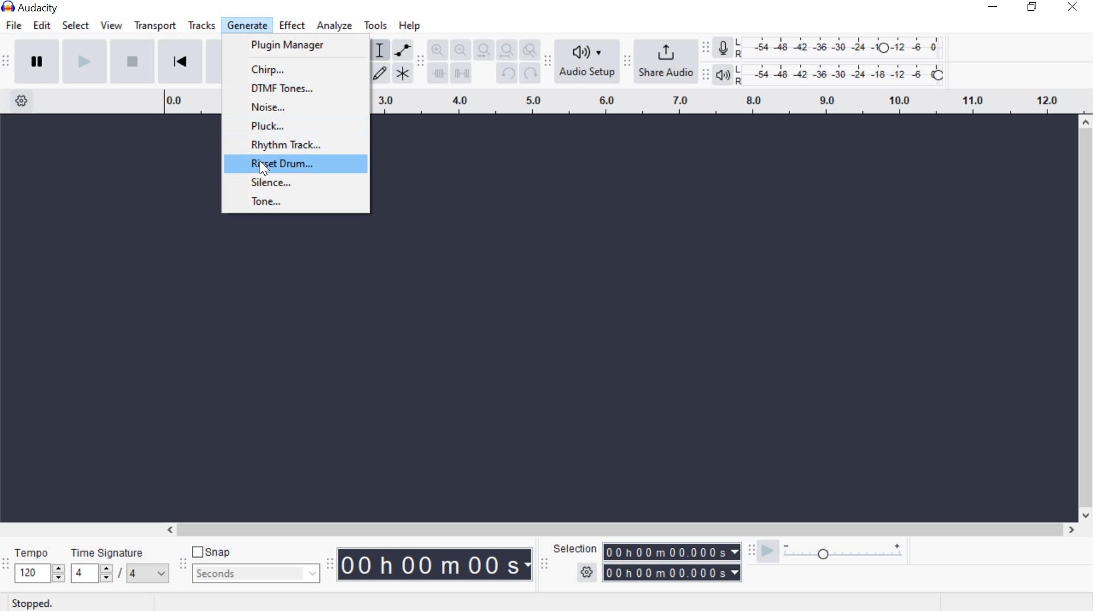  What do you see at coordinates (529, 72) in the screenshot?
I see `redo` at bounding box center [529, 72].